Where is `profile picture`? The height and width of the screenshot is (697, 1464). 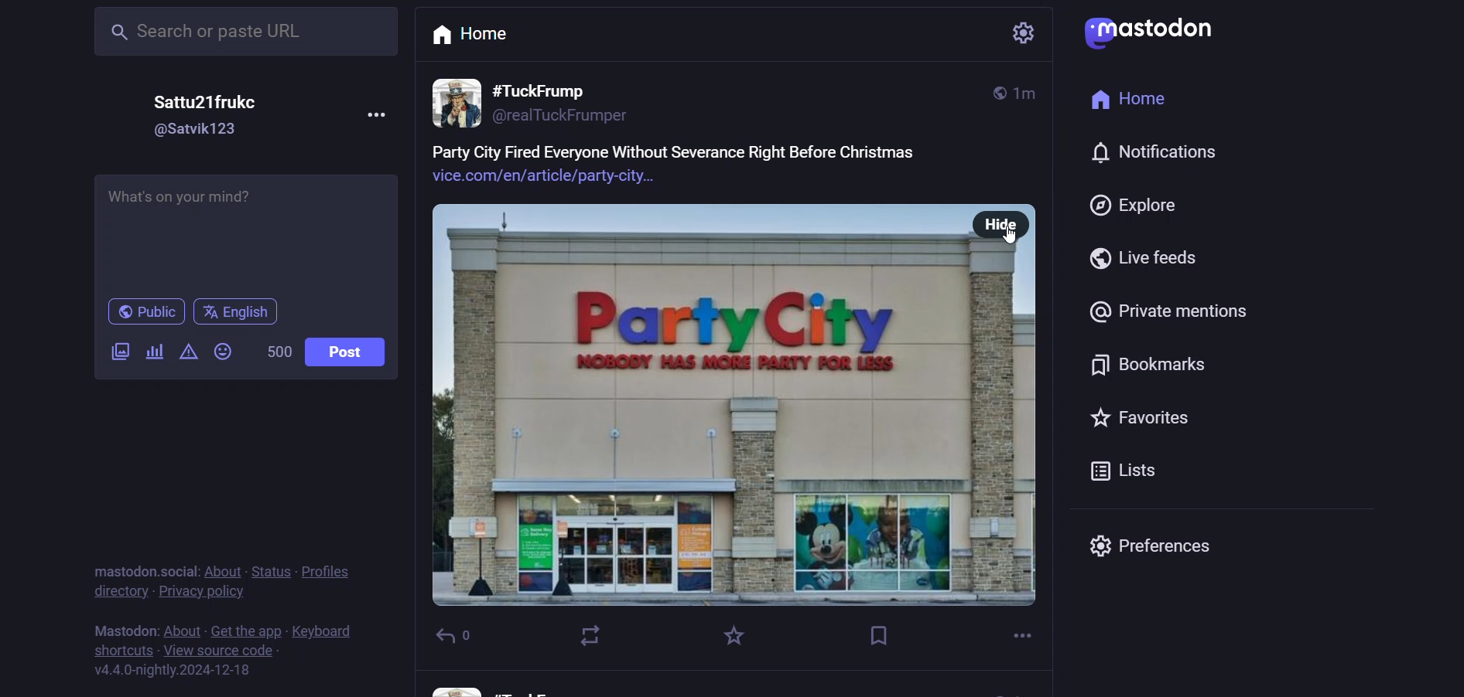
profile picture is located at coordinates (457, 101).